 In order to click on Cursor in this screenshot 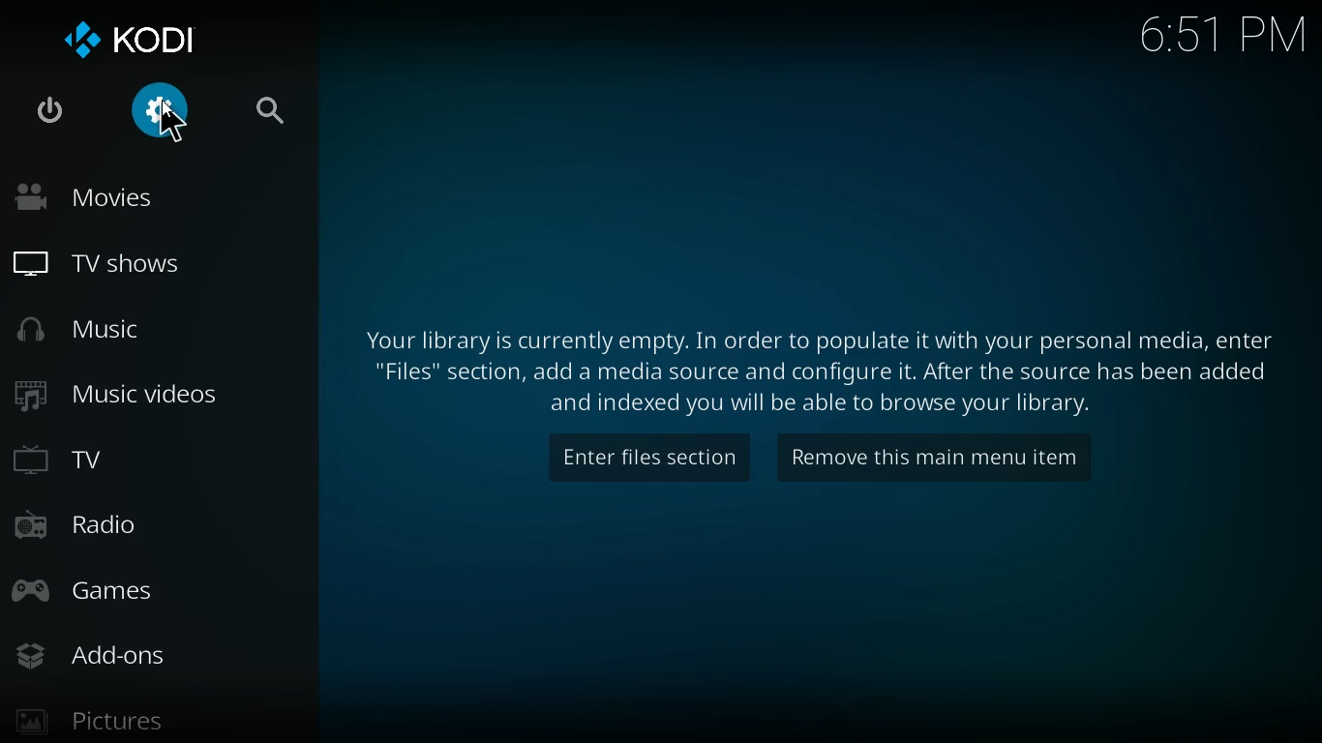, I will do `click(170, 123)`.